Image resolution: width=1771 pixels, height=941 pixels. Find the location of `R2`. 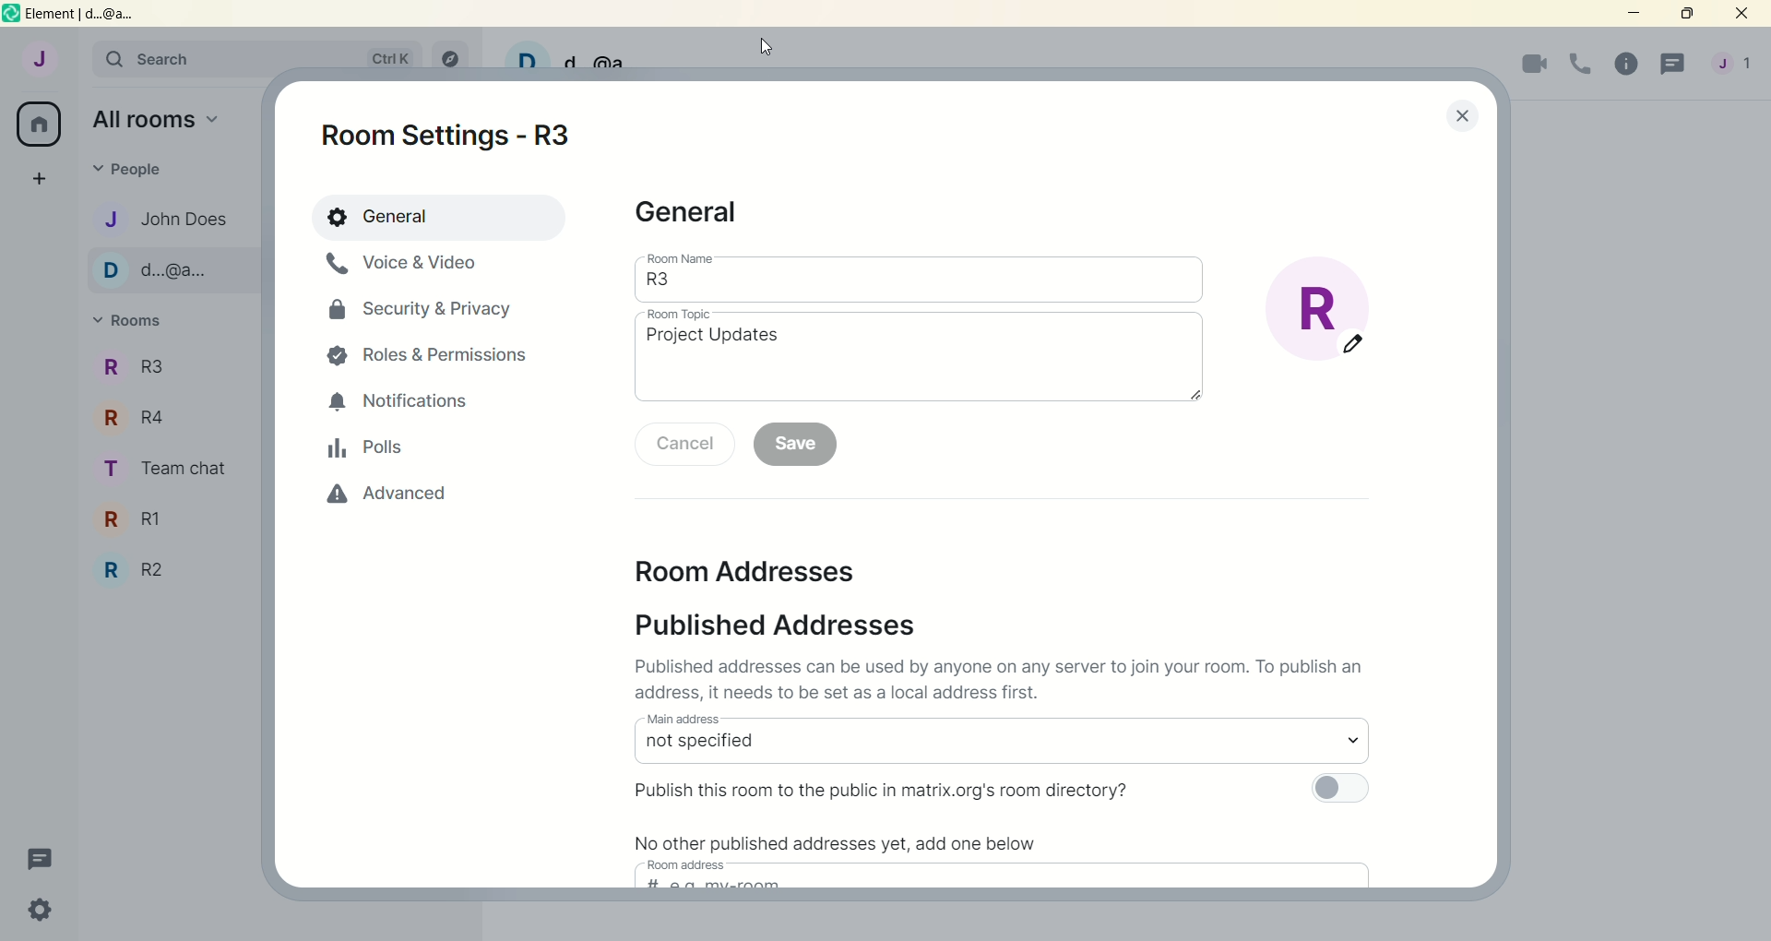

R2 is located at coordinates (169, 566).